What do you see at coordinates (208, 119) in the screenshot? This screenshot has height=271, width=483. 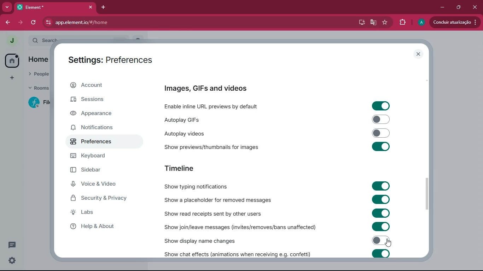 I see `autoplay gifs` at bounding box center [208, 119].